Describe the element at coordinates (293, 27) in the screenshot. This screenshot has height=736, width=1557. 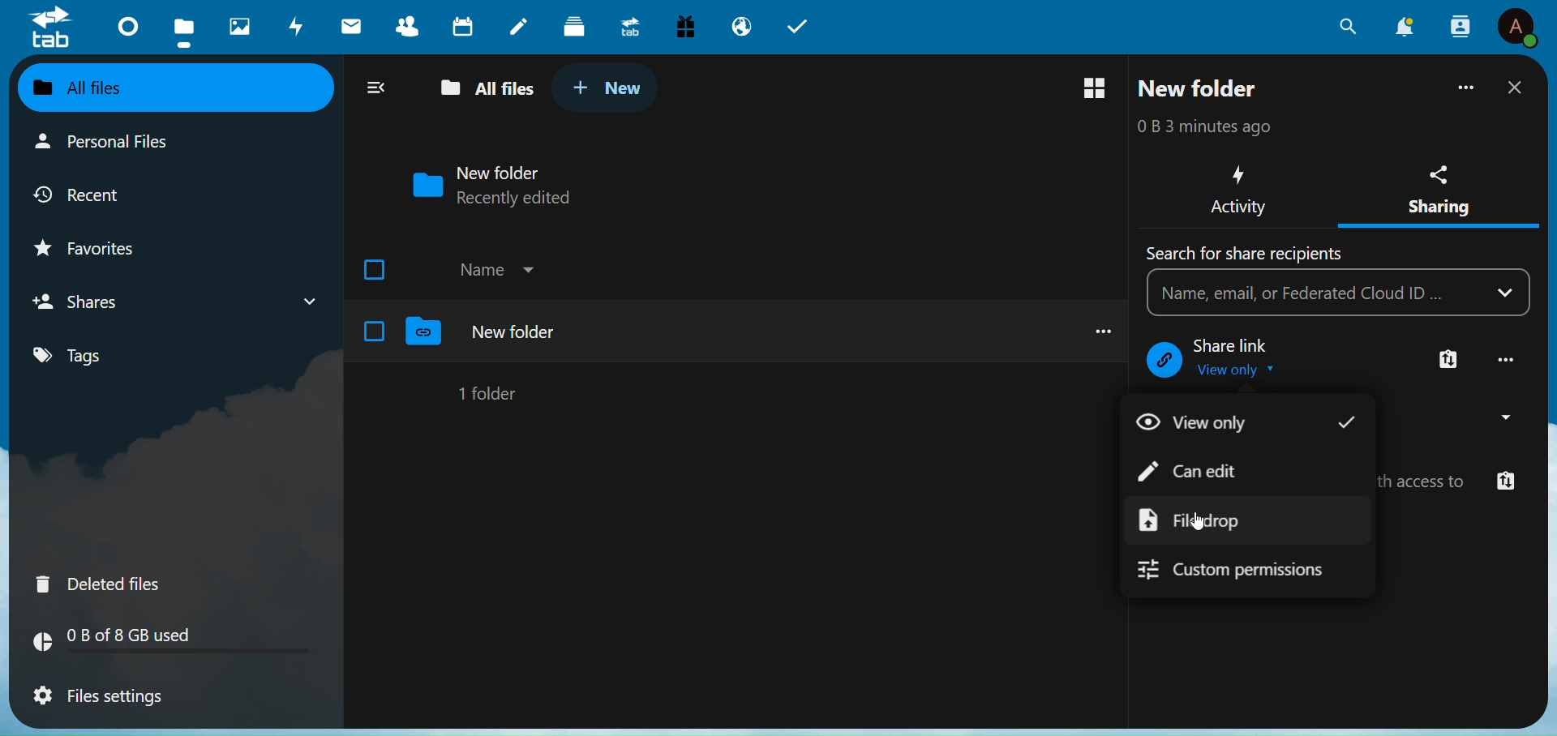
I see `Activity` at that location.